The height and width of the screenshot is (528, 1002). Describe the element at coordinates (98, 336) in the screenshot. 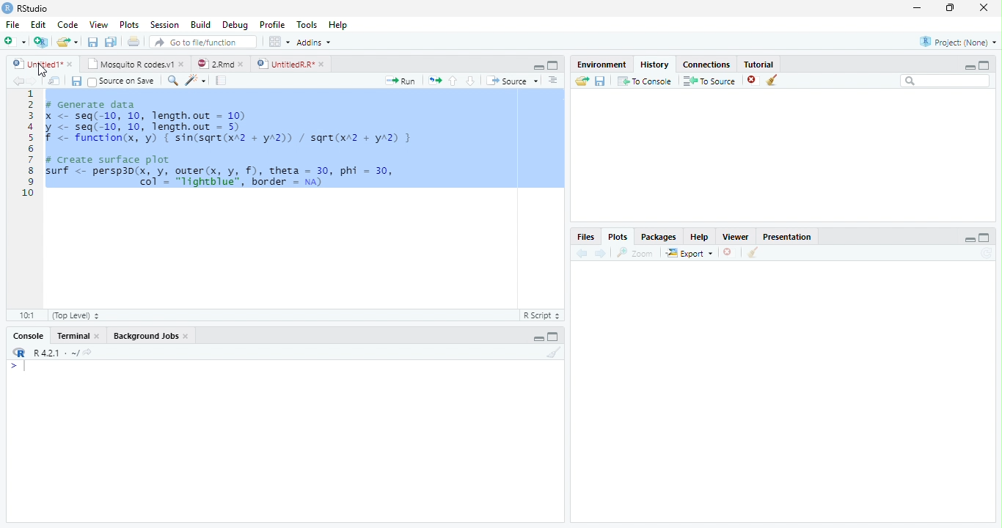

I see `Close` at that location.